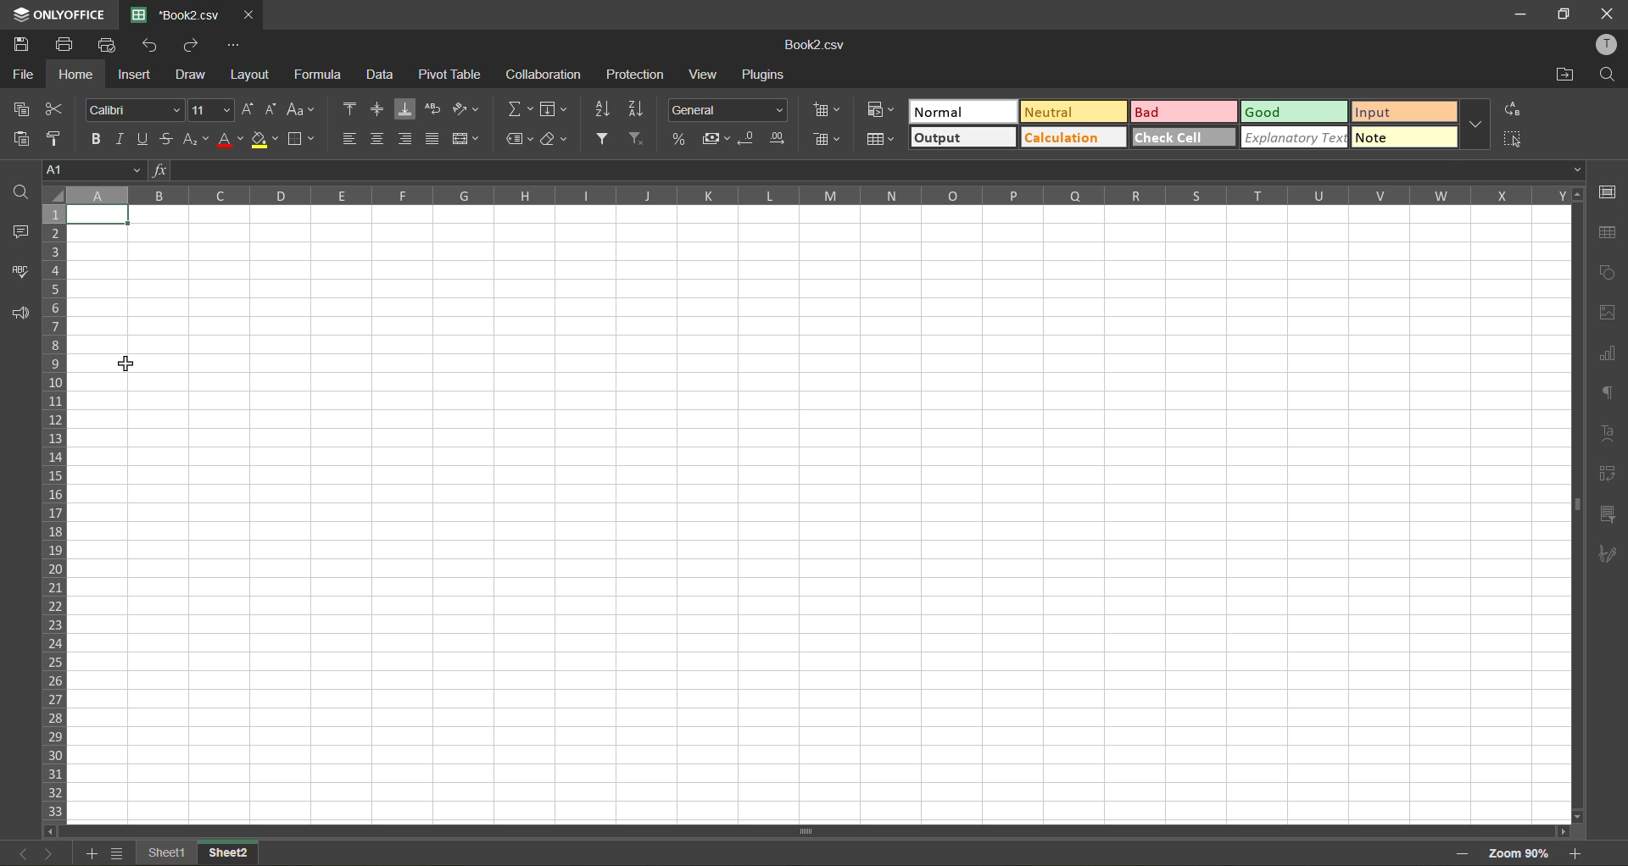  What do you see at coordinates (1608, 75) in the screenshot?
I see `find` at bounding box center [1608, 75].